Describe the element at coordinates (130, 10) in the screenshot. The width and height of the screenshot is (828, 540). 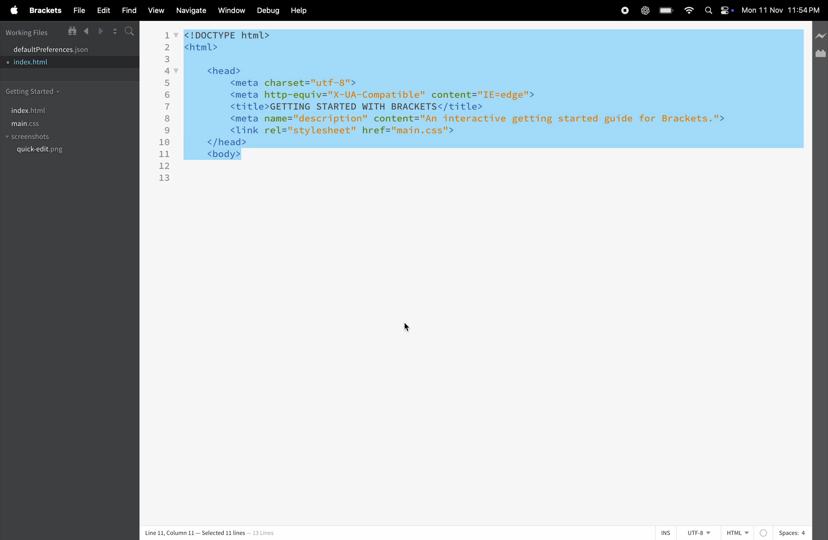
I see `find` at that location.